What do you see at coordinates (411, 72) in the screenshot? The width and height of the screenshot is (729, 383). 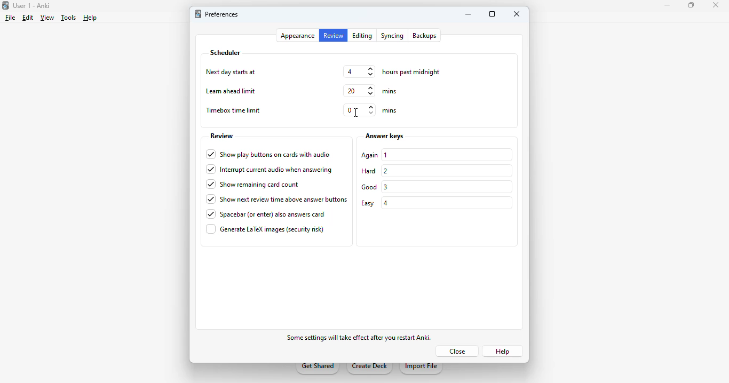 I see `hours past midnight` at bounding box center [411, 72].